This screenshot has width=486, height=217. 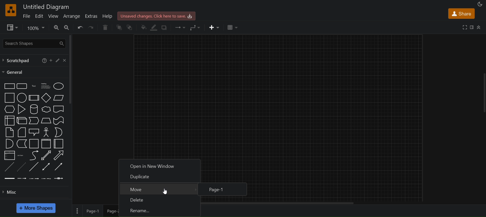 What do you see at coordinates (36, 208) in the screenshot?
I see `more shapes` at bounding box center [36, 208].